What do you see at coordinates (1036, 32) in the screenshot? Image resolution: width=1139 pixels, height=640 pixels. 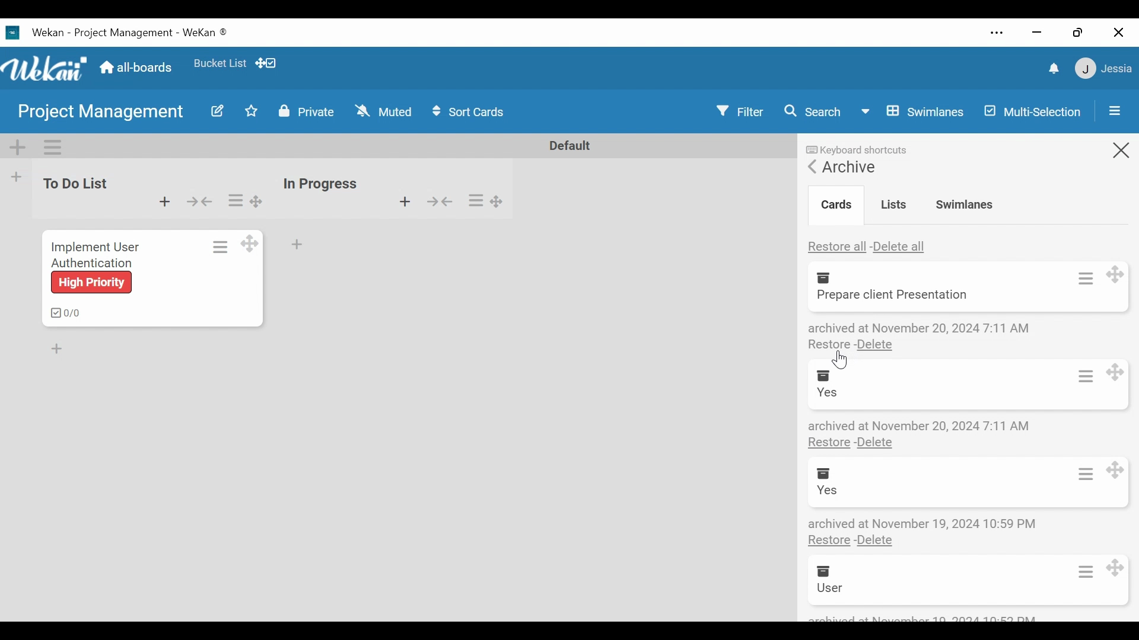 I see `minimize` at bounding box center [1036, 32].